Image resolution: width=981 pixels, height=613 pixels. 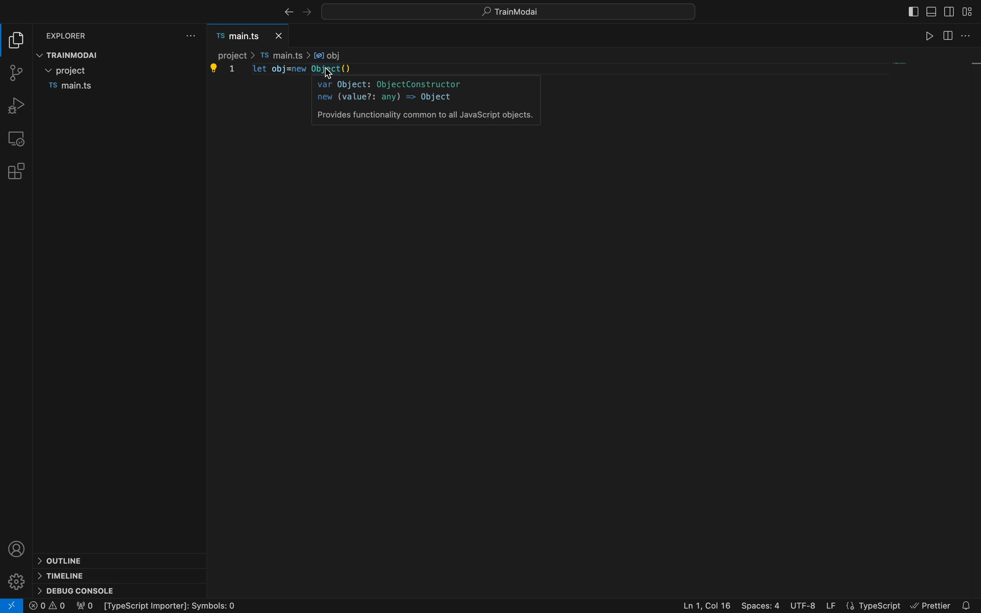 I want to click on profile, so click(x=19, y=548).